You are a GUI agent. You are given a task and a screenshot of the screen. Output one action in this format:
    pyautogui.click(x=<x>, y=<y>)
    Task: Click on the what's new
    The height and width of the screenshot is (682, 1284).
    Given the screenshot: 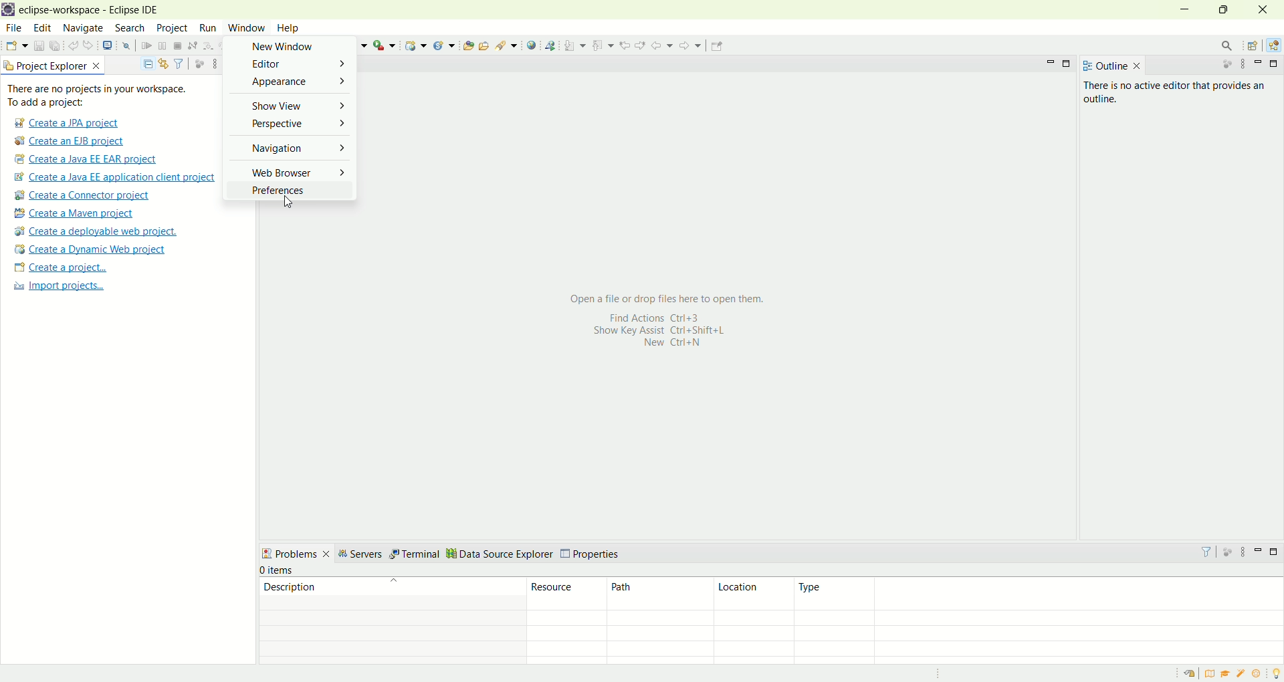 What is the action you would take?
    pyautogui.click(x=1261, y=674)
    